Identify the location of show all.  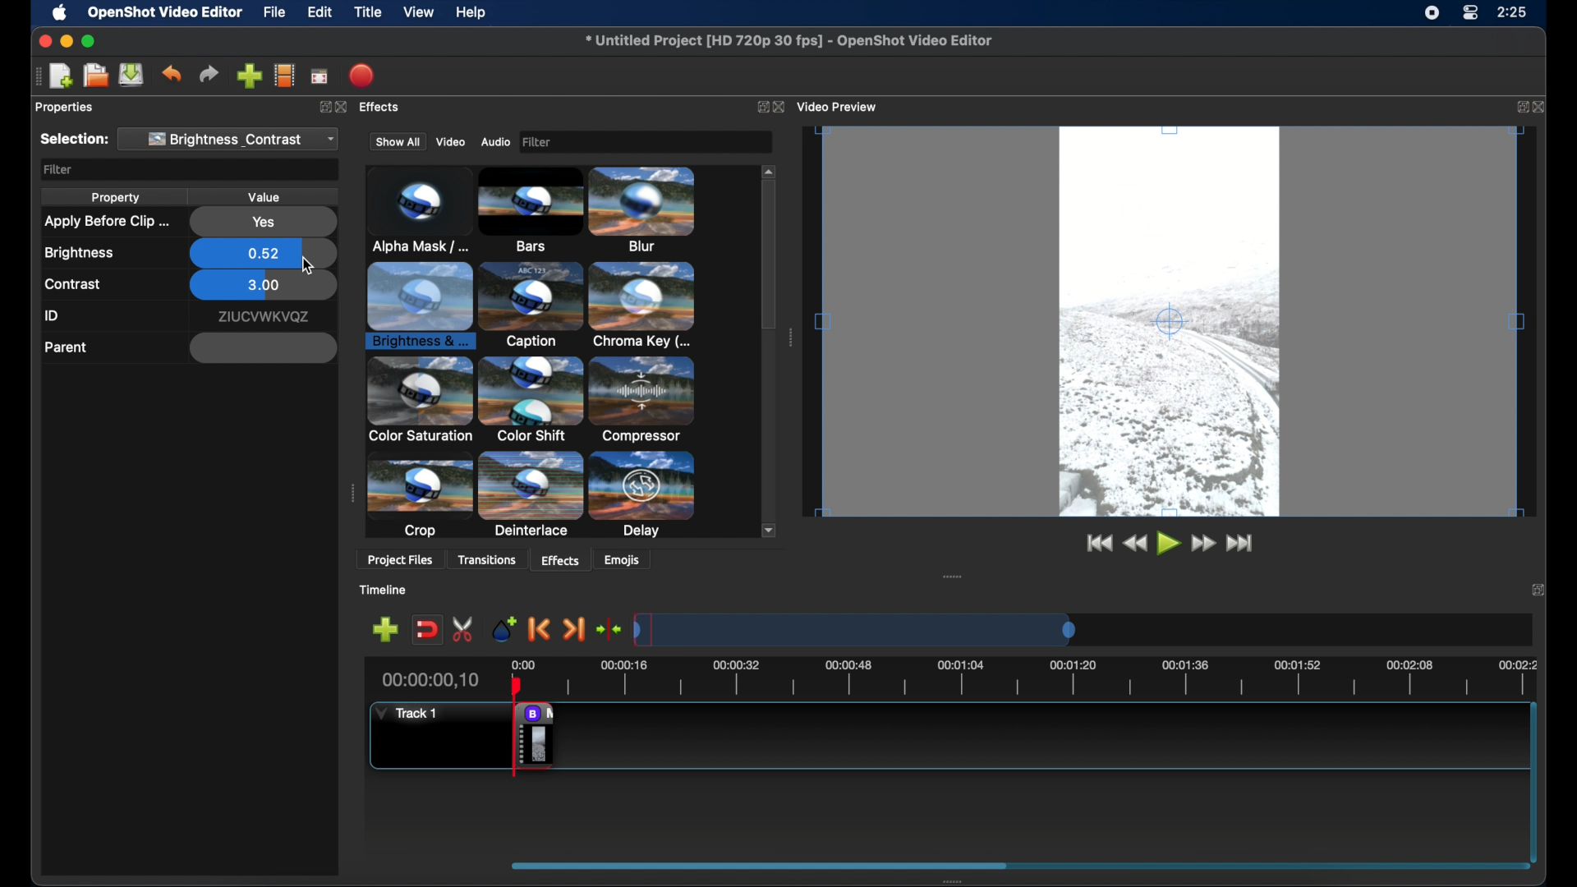
(395, 142).